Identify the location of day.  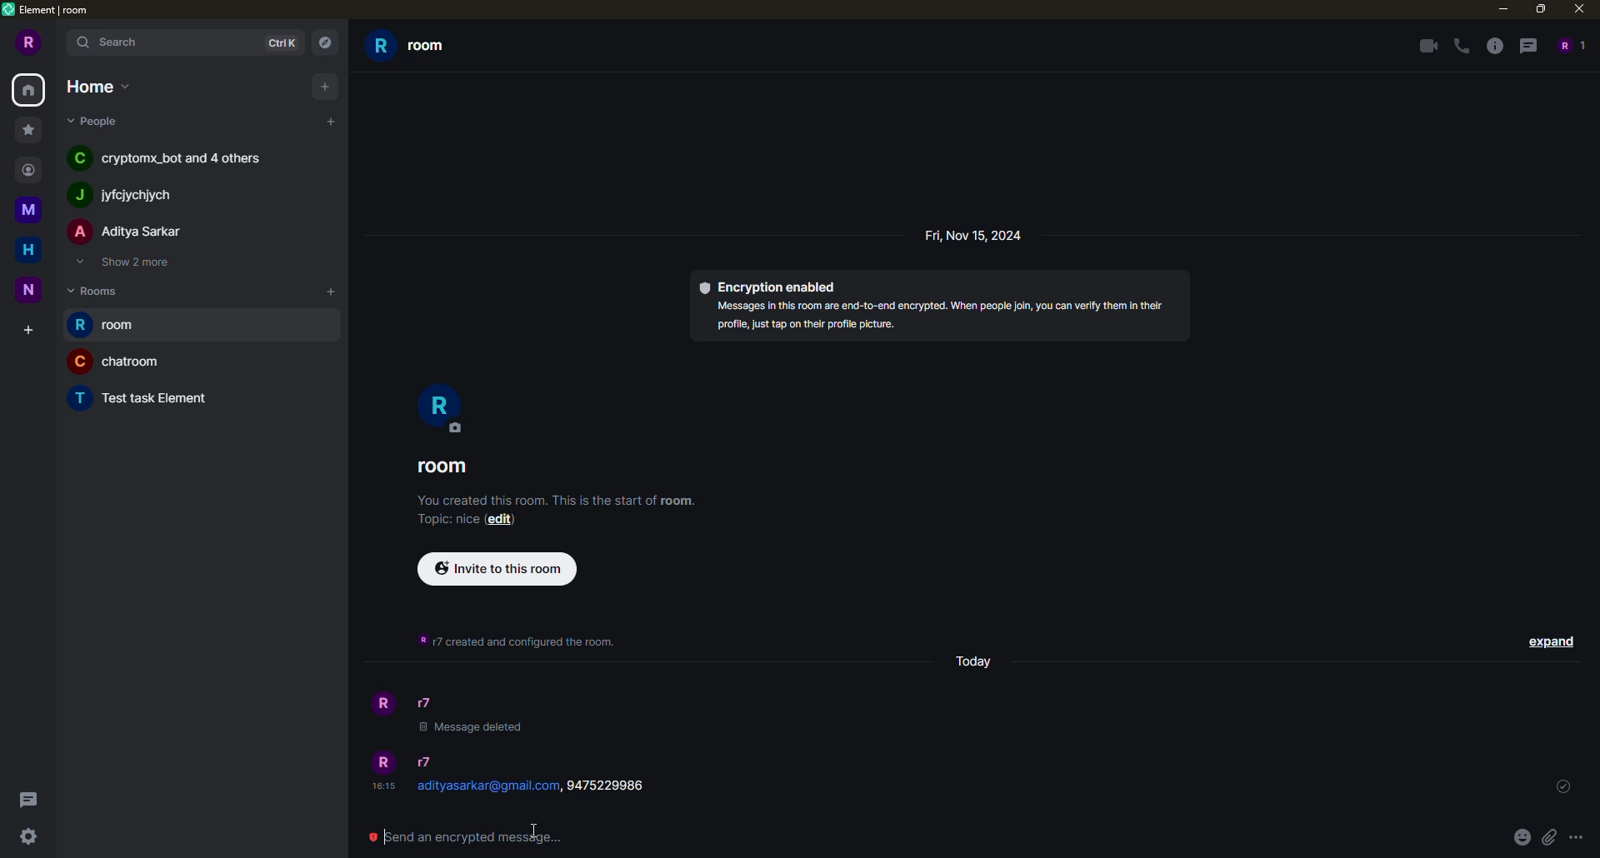
(977, 234).